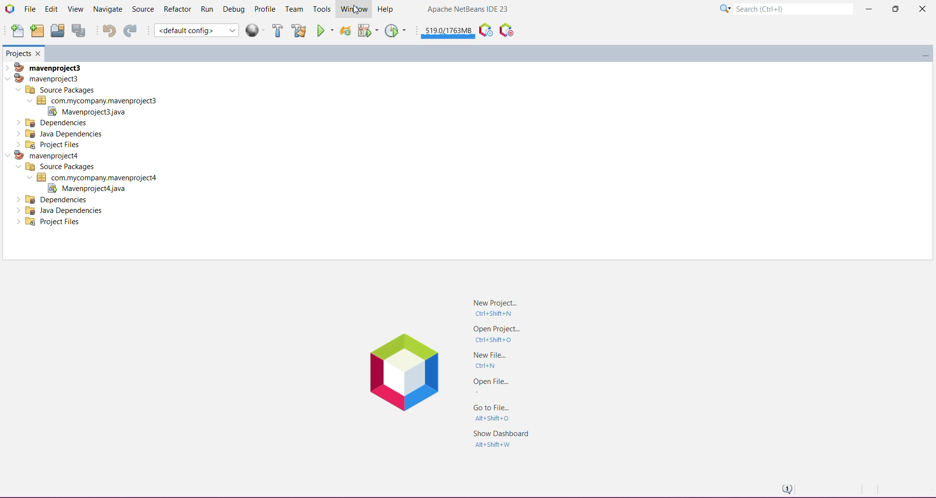  What do you see at coordinates (49, 144) in the screenshot?
I see `Project files` at bounding box center [49, 144].